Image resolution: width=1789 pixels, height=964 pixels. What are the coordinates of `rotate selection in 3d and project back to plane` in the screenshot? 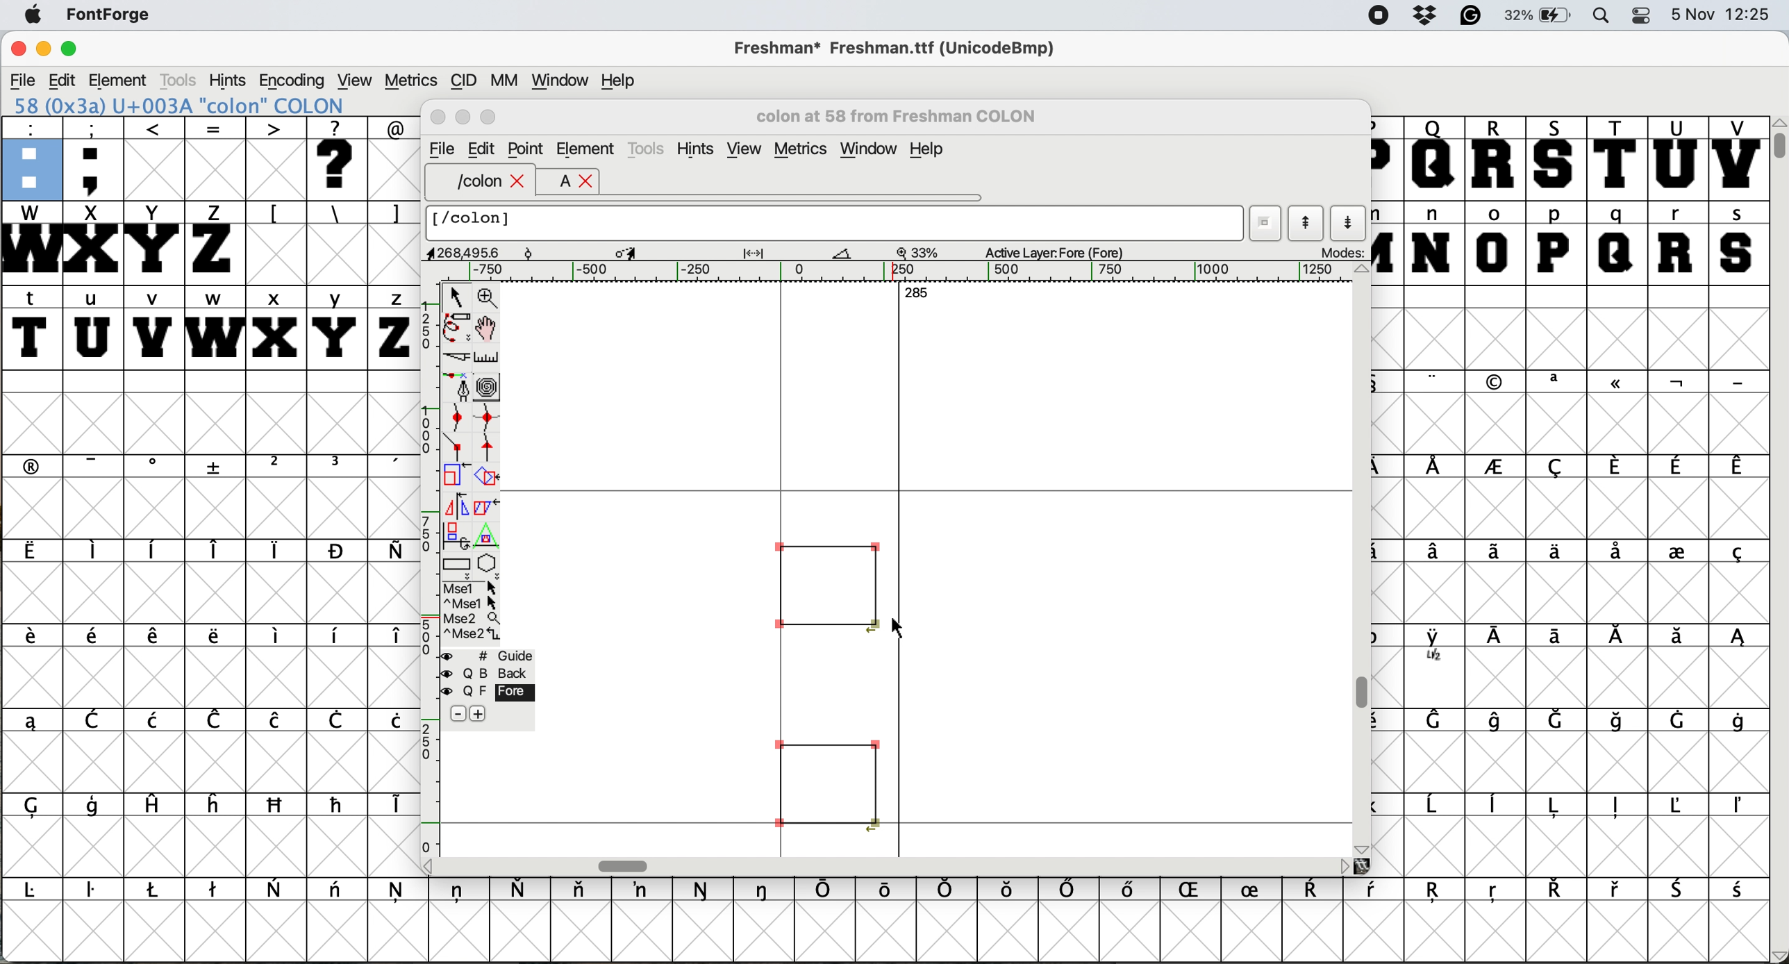 It's located at (456, 529).